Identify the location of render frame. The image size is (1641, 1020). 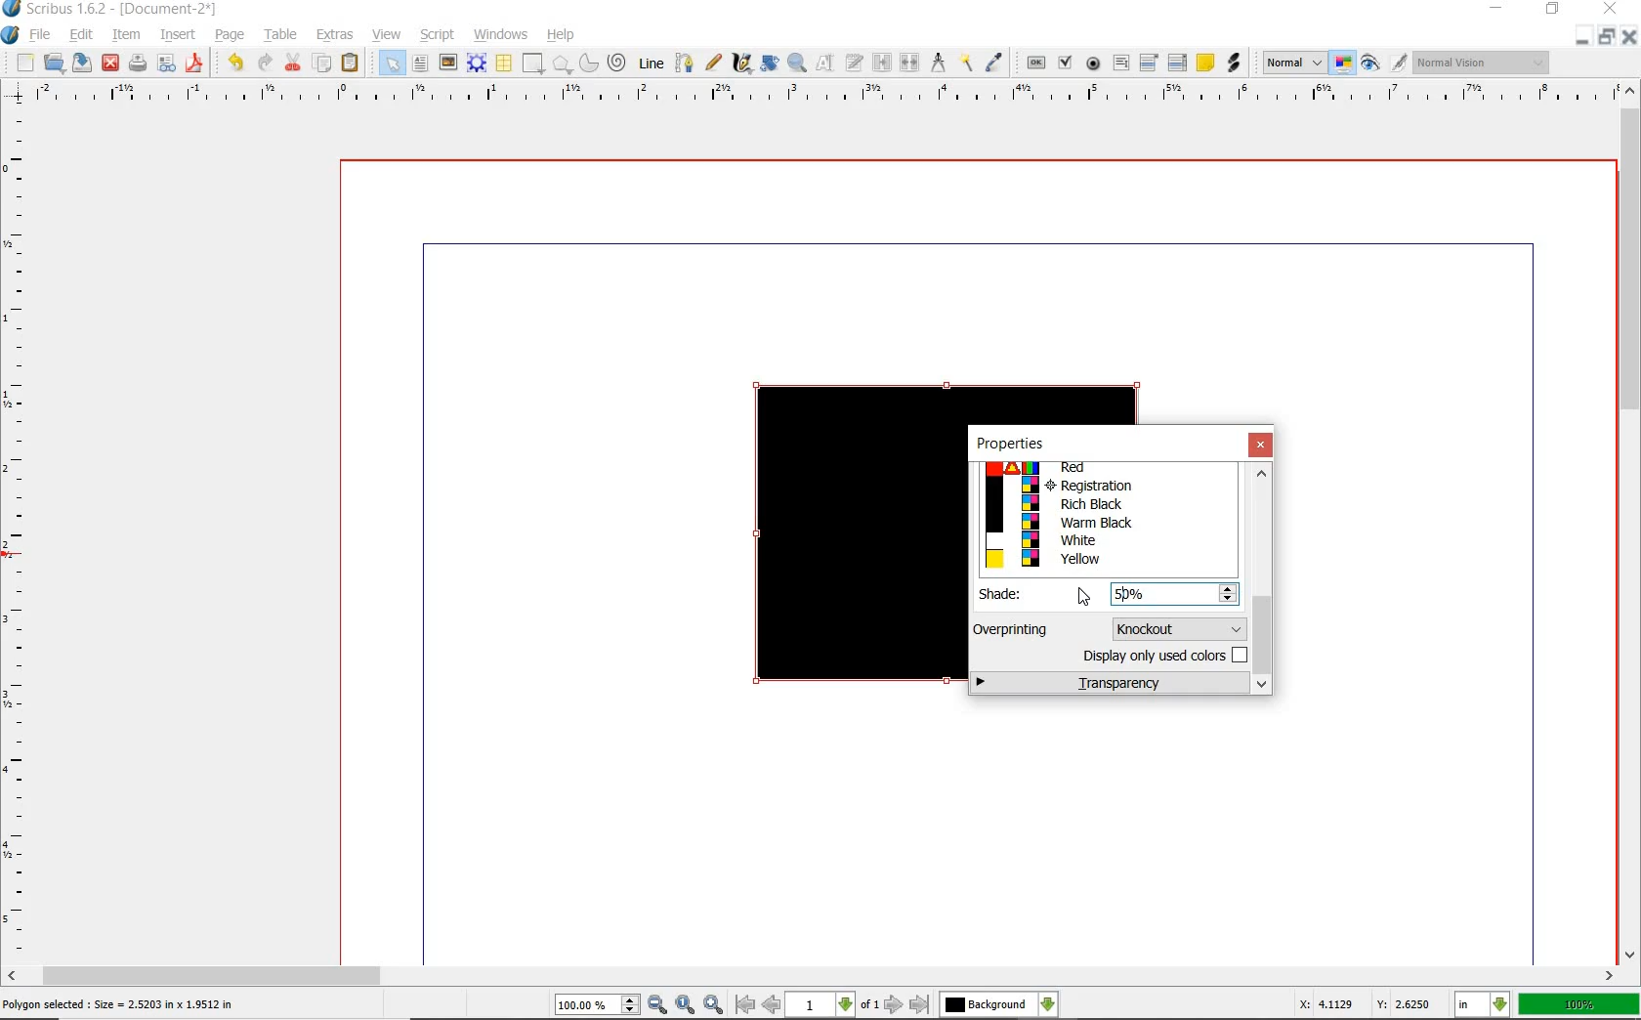
(475, 63).